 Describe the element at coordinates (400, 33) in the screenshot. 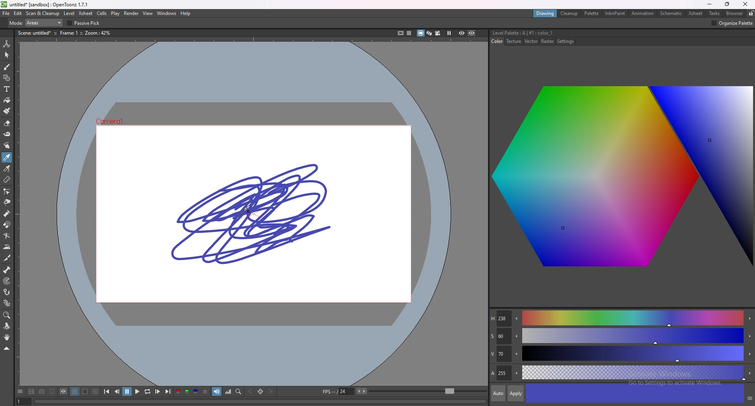

I see `safe area` at that location.